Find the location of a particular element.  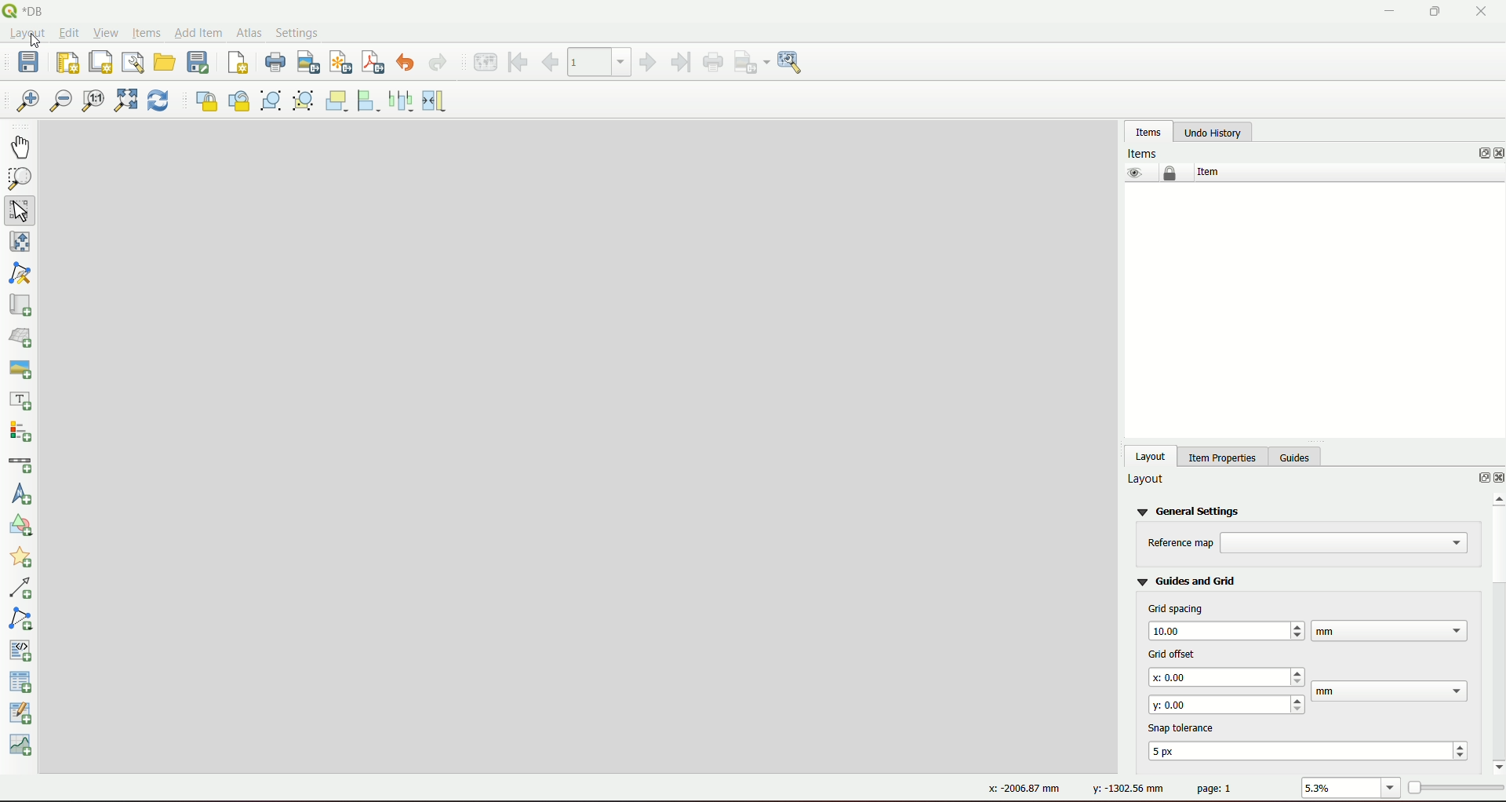

text box is located at coordinates (1391, 691).